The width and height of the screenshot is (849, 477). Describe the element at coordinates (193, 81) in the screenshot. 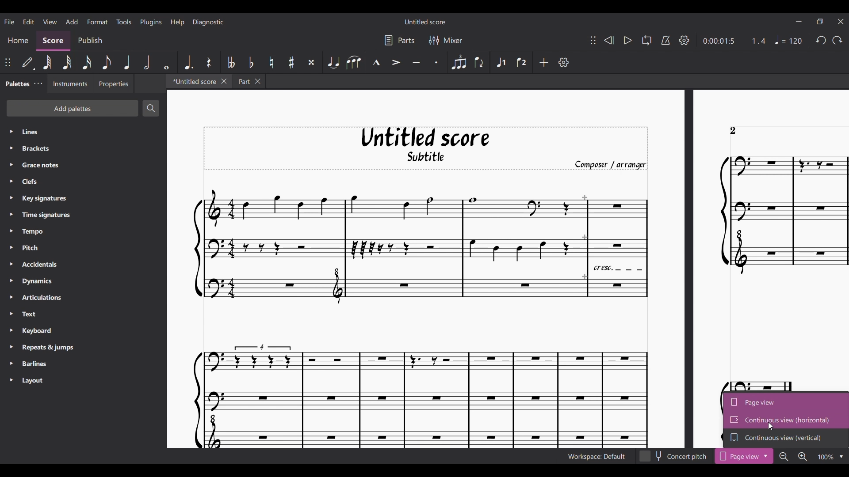

I see `Current tab` at that location.